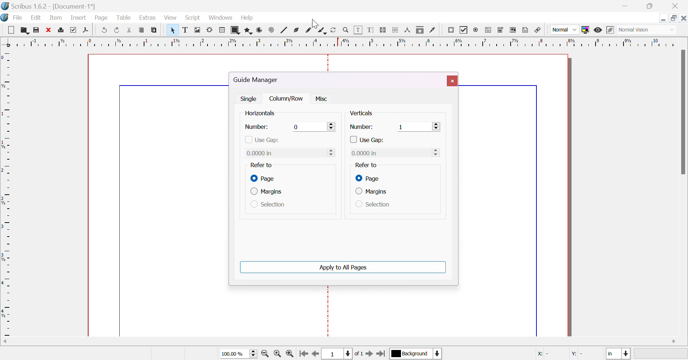 This screenshot has height=360, width=688. Describe the element at coordinates (401, 127) in the screenshot. I see `1` at that location.